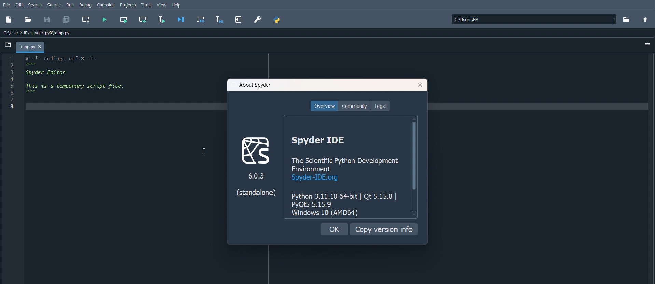 This screenshot has width=655, height=284. Describe the element at coordinates (106, 4) in the screenshot. I see `Consoles` at that location.